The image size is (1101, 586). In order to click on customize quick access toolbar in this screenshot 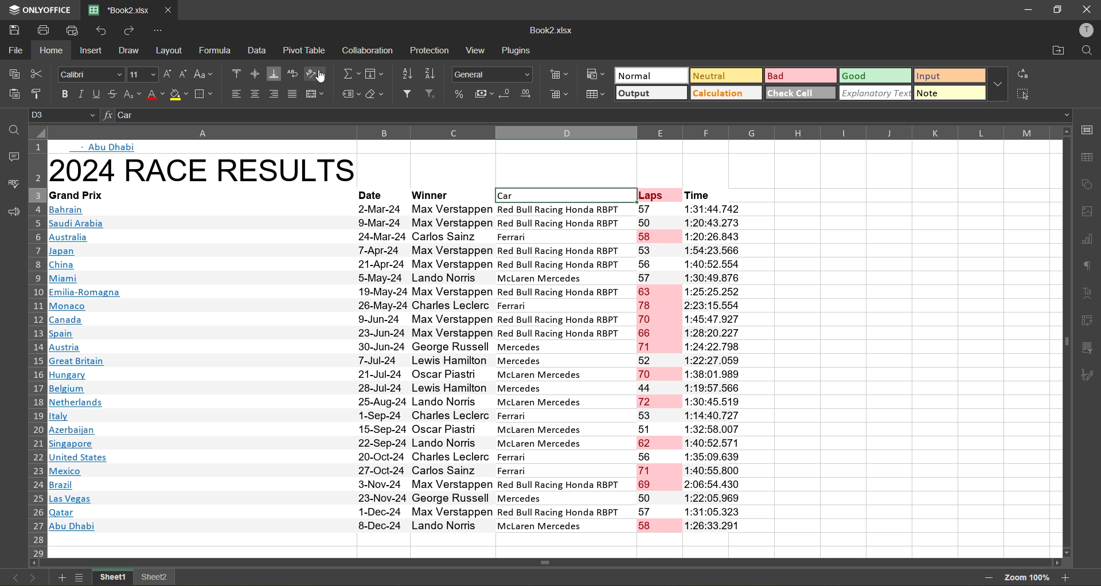, I will do `click(158, 30)`.